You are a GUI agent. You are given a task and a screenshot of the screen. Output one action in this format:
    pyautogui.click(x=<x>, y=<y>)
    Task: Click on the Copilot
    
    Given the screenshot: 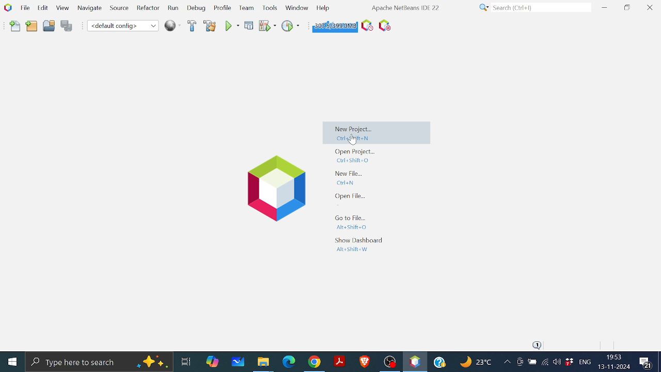 What is the action you would take?
    pyautogui.click(x=213, y=361)
    